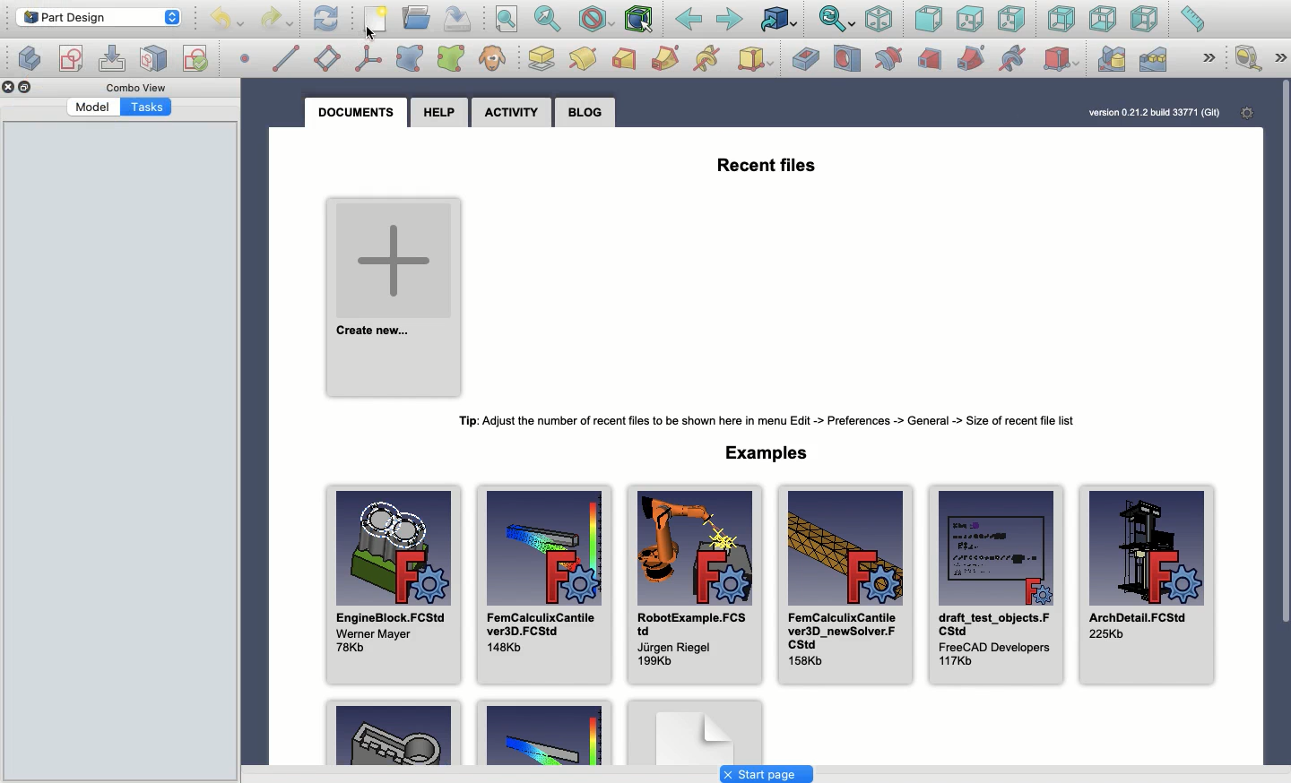  What do you see at coordinates (368, 60) in the screenshot?
I see `Local coordinate system` at bounding box center [368, 60].